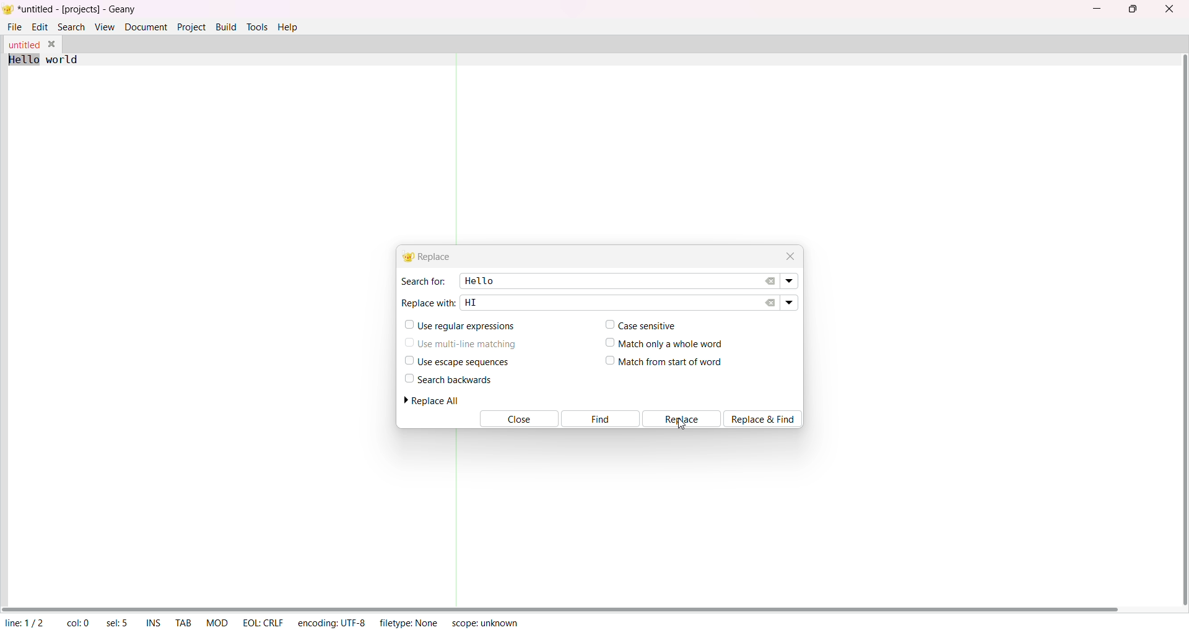 The height and width of the screenshot is (630, 1189). What do you see at coordinates (1180, 330) in the screenshot?
I see `vertical scroll bar` at bounding box center [1180, 330].